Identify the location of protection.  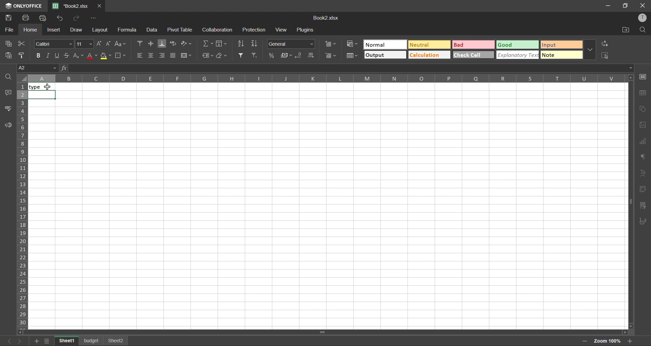
(255, 30).